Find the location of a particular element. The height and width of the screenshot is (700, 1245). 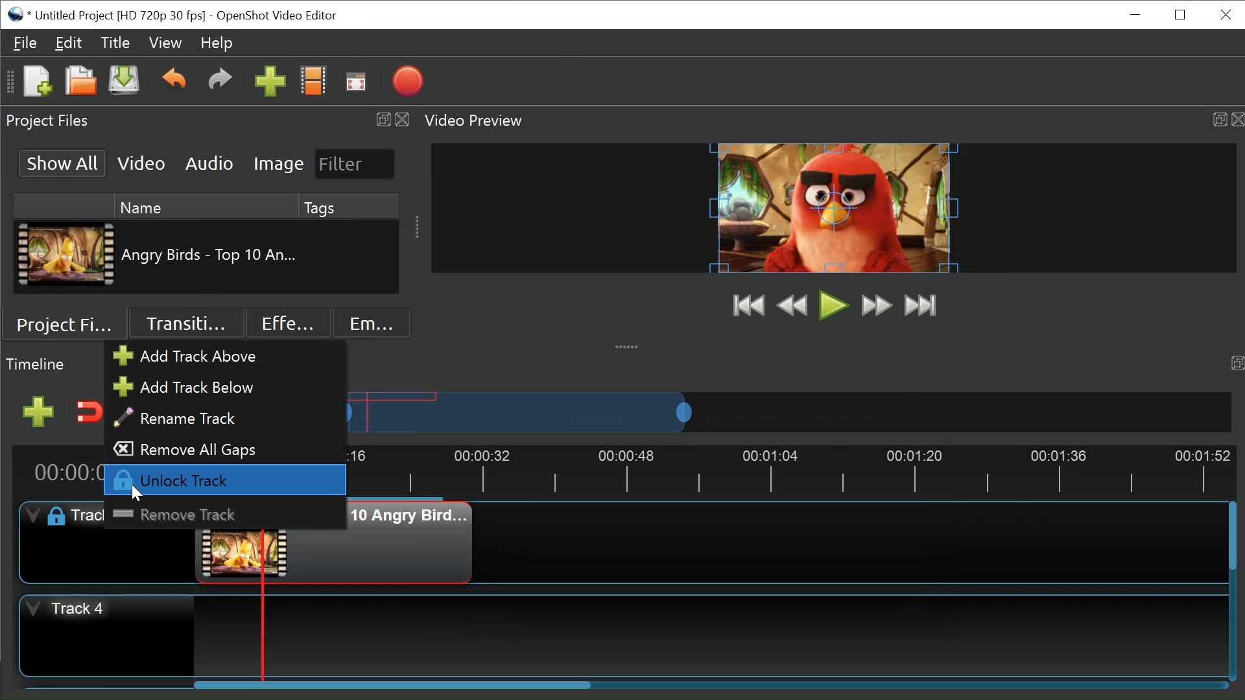

Fast Forward is located at coordinates (875, 307).